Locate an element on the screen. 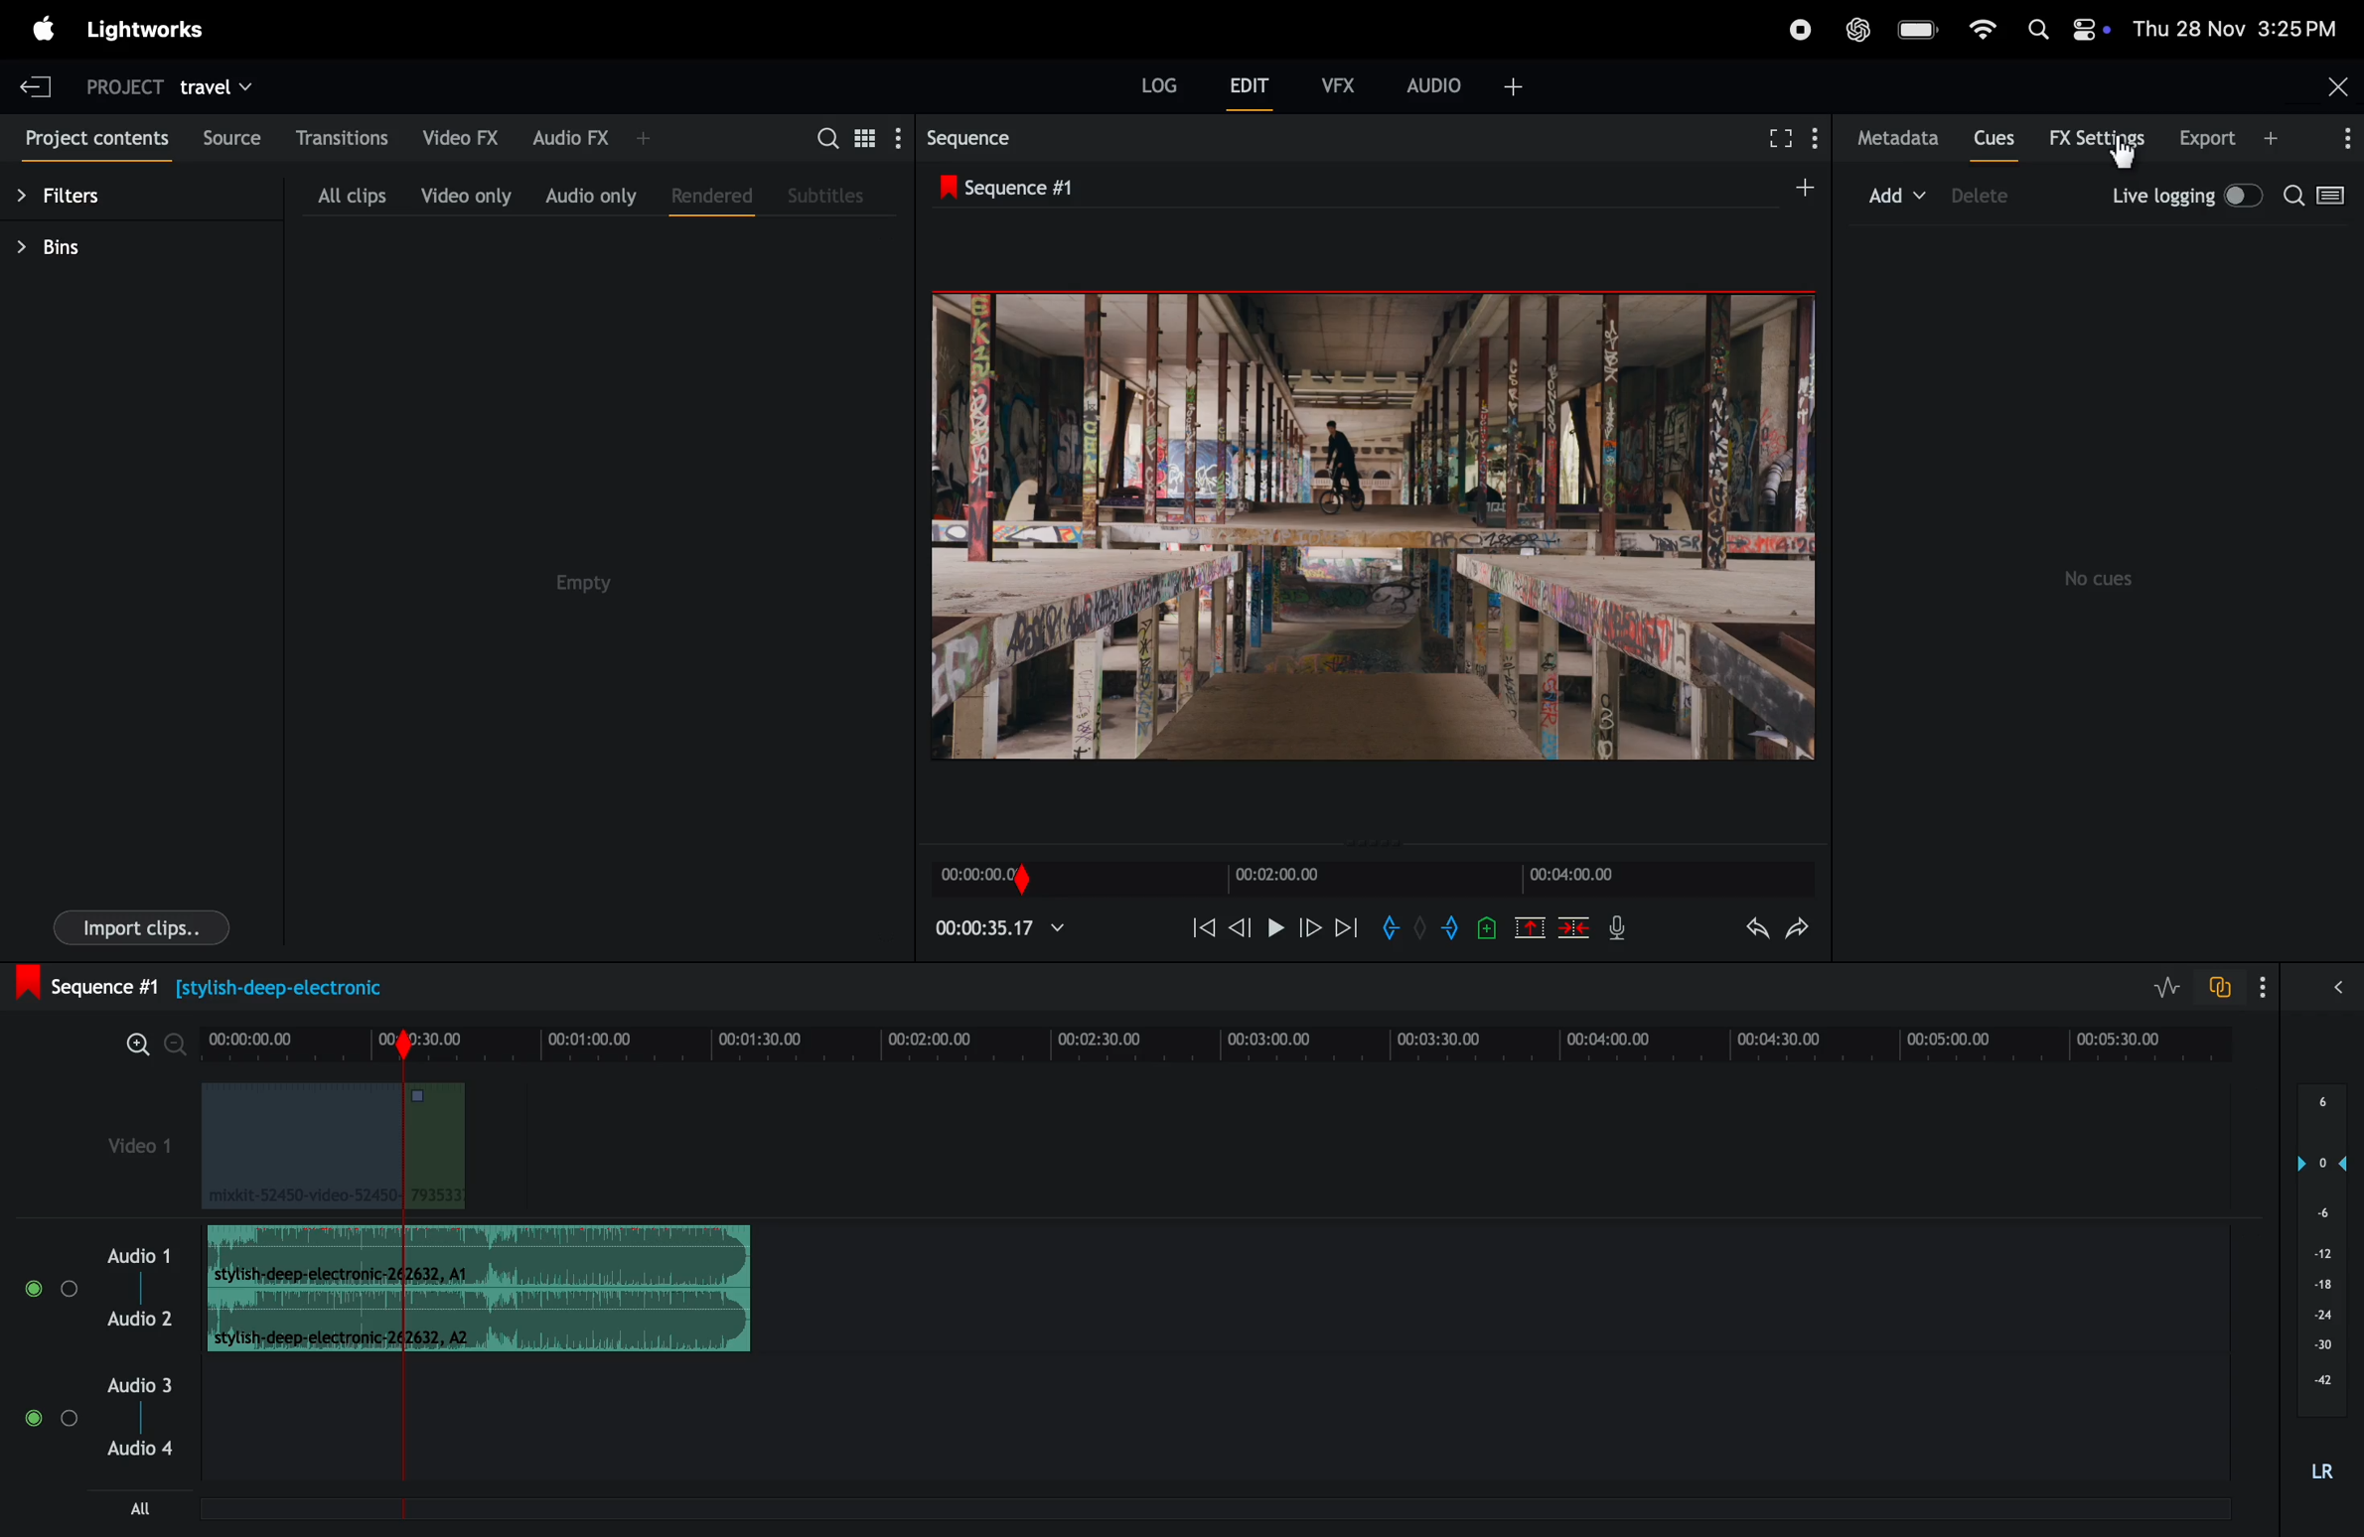 The width and height of the screenshot is (2364, 1537). redo is located at coordinates (1802, 928).